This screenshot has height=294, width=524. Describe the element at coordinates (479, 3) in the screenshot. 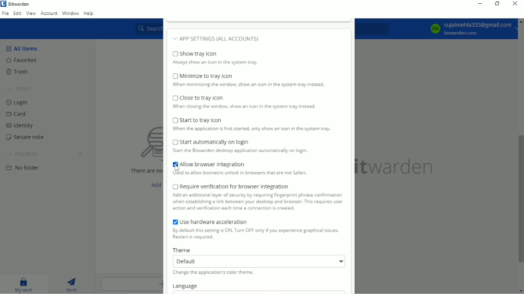

I see `Minimize` at that location.